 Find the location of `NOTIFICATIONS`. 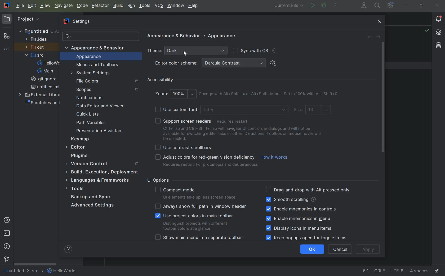

NOTIFICATIONS is located at coordinates (88, 98).